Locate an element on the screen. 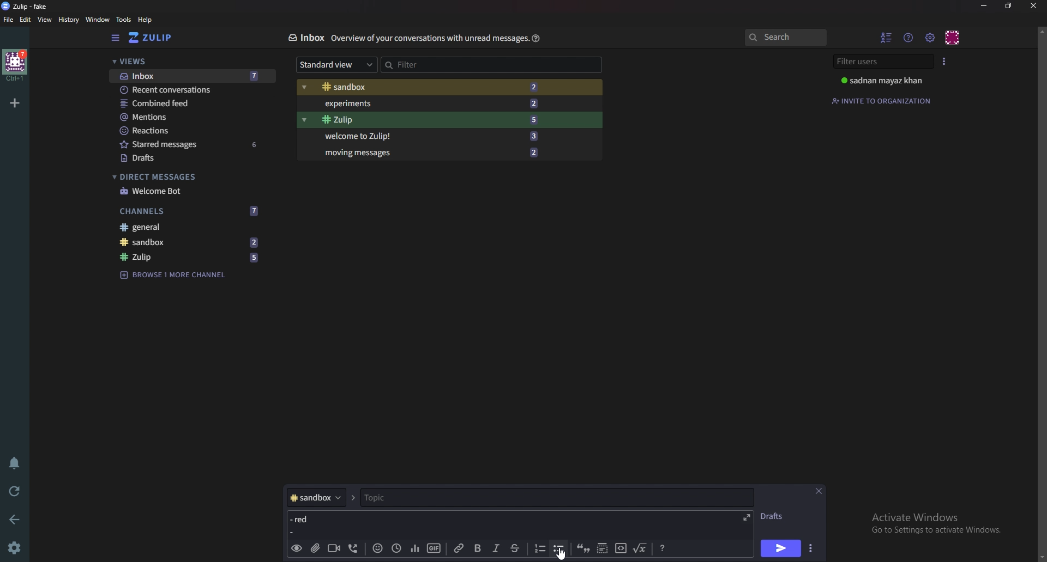 The image size is (1047, 562). Reactions is located at coordinates (191, 131).